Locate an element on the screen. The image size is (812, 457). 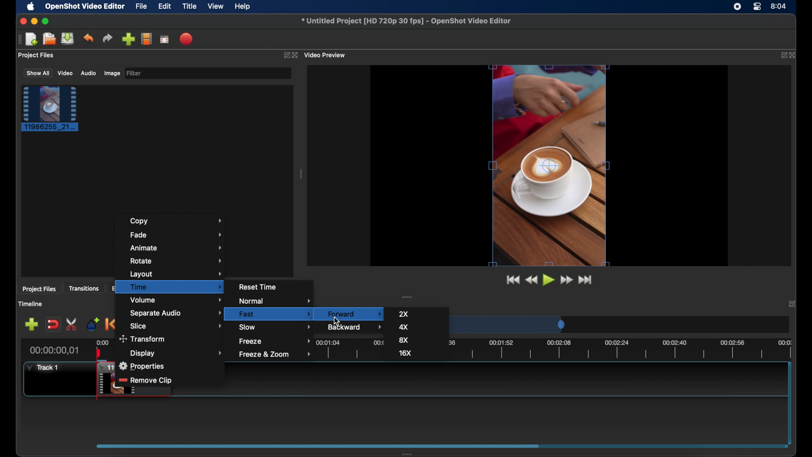
jump to end is located at coordinates (585, 280).